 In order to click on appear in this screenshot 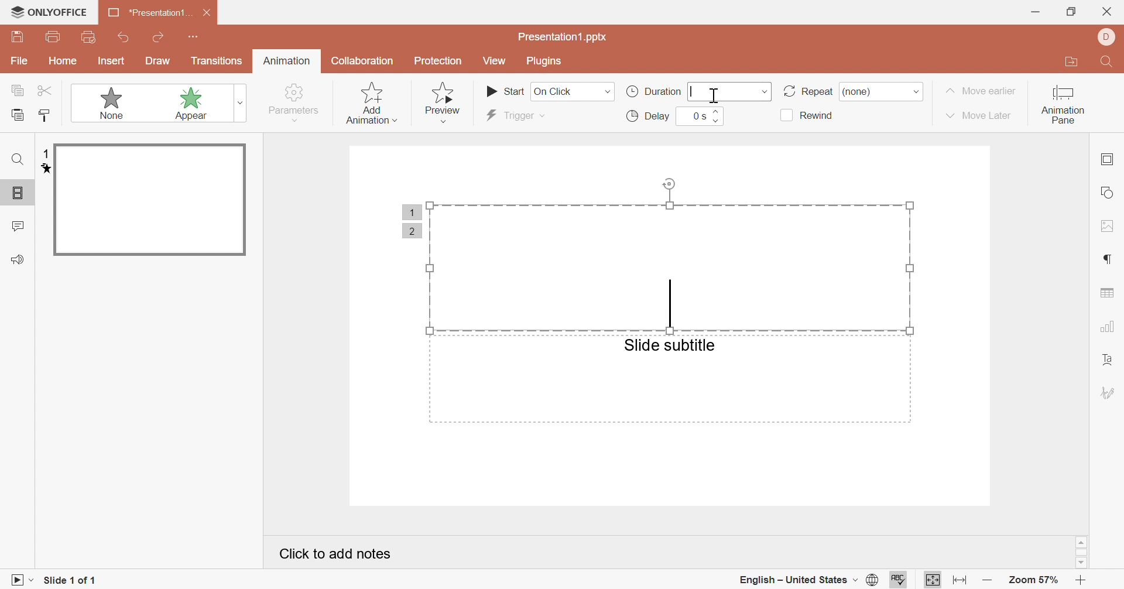, I will do `click(184, 104)`.